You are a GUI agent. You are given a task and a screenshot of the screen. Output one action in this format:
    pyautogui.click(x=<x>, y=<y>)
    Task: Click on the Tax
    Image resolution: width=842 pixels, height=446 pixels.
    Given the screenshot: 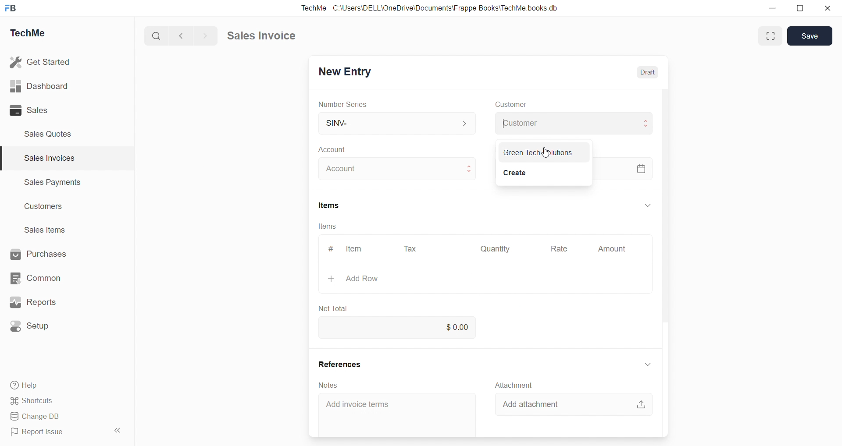 What is the action you would take?
    pyautogui.click(x=410, y=249)
    